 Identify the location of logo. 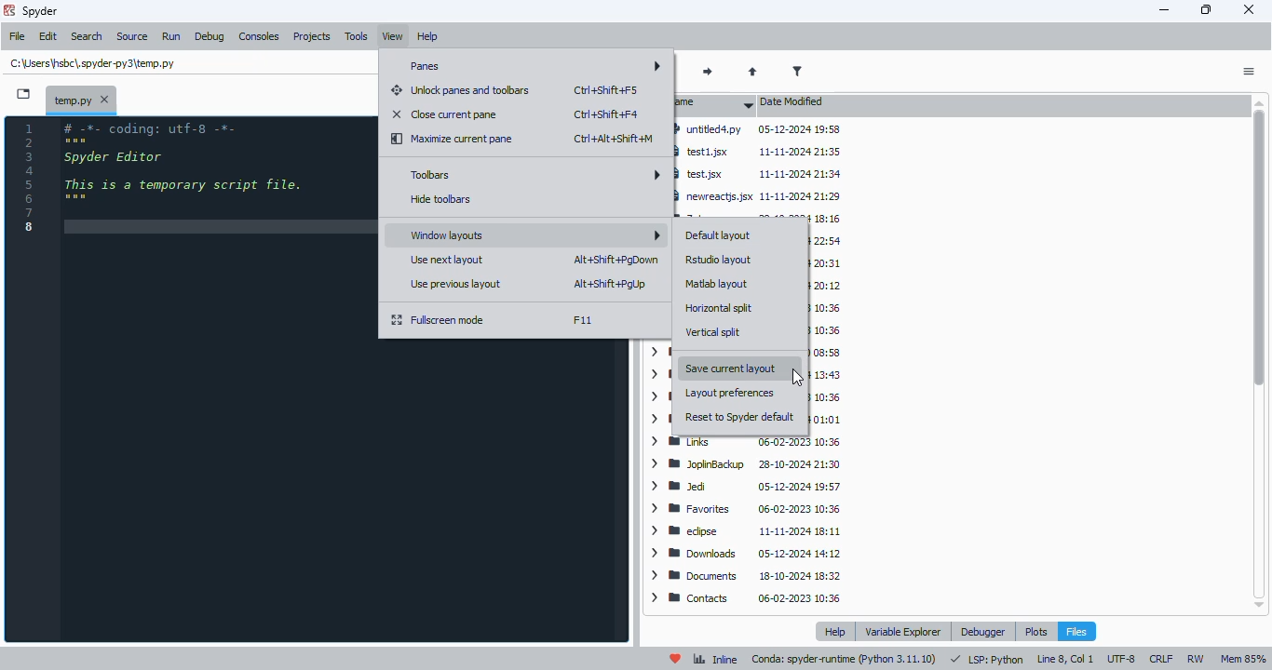
(8, 10).